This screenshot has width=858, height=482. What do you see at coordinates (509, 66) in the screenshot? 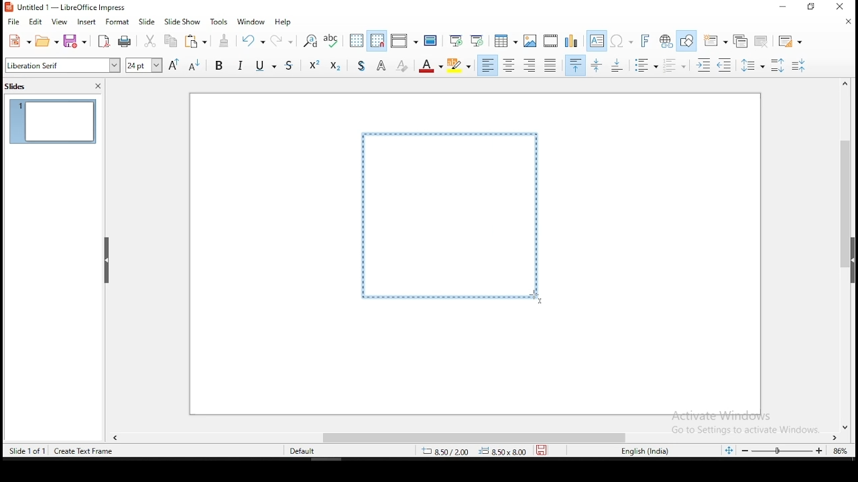
I see `align center` at bounding box center [509, 66].